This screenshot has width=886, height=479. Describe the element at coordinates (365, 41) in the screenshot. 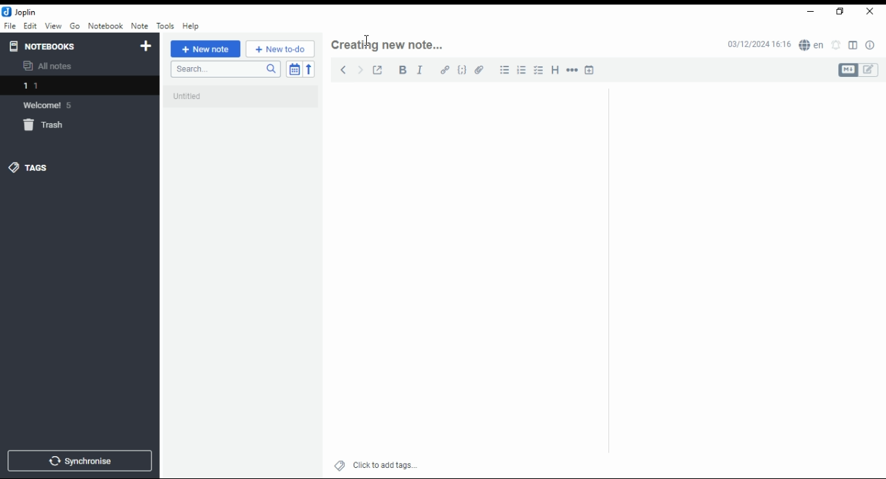

I see `mouse pointer` at that location.